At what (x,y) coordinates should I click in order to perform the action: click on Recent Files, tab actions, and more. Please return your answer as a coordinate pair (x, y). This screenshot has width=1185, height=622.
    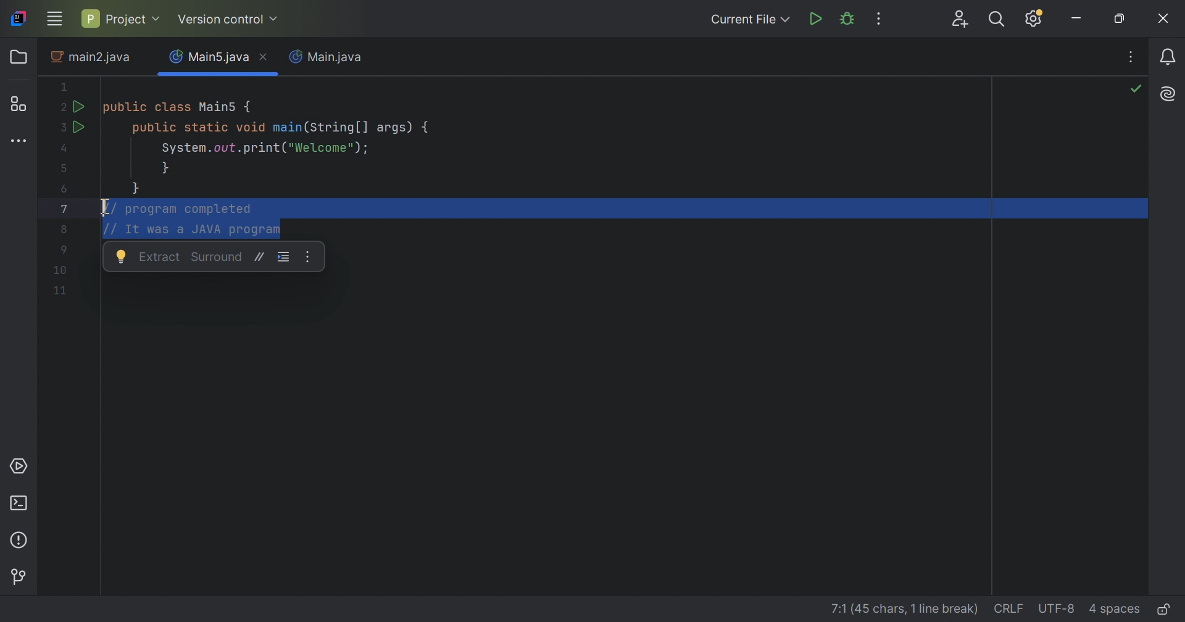
    Looking at the image, I should click on (1133, 56).